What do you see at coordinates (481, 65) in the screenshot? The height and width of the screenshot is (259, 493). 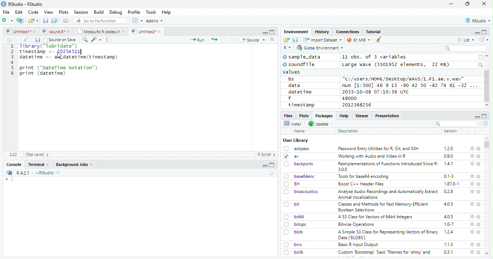 I see `Search` at bounding box center [481, 65].